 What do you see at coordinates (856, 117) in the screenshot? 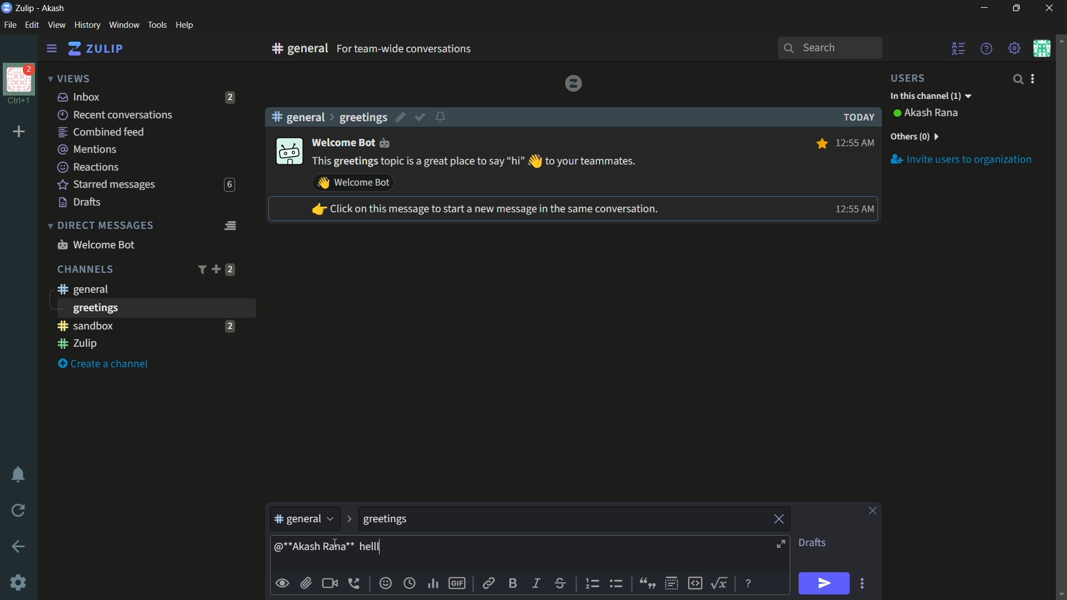
I see `today` at bounding box center [856, 117].